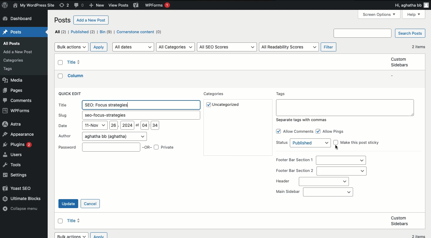 This screenshot has width=431, height=238. I want to click on Checkbox, so click(336, 142).